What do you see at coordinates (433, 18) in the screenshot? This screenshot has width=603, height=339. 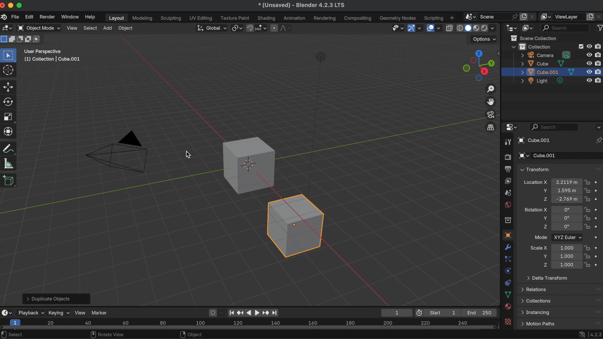 I see `scripting` at bounding box center [433, 18].